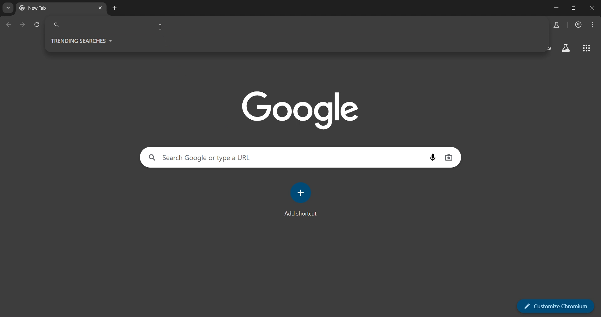 This screenshot has height=317, width=601. What do you see at coordinates (556, 306) in the screenshot?
I see `customize chromium` at bounding box center [556, 306].